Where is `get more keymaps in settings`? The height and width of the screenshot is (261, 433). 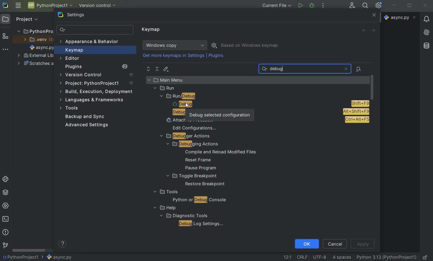 get more keymaps in settings is located at coordinates (174, 56).